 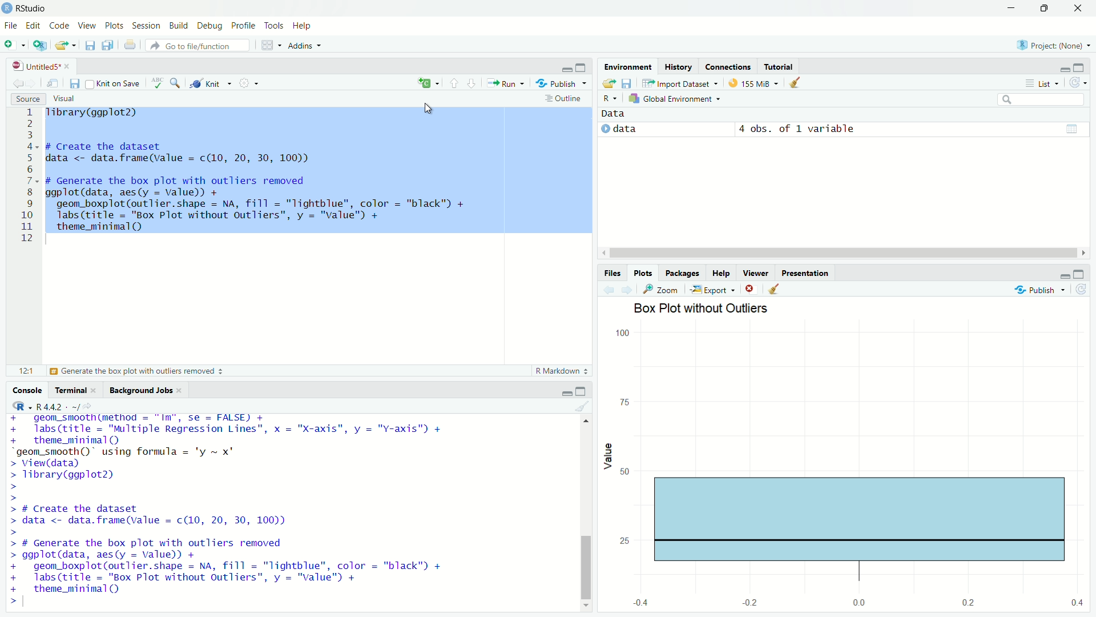 What do you see at coordinates (680, 273) in the screenshot?
I see `Packages` at bounding box center [680, 273].